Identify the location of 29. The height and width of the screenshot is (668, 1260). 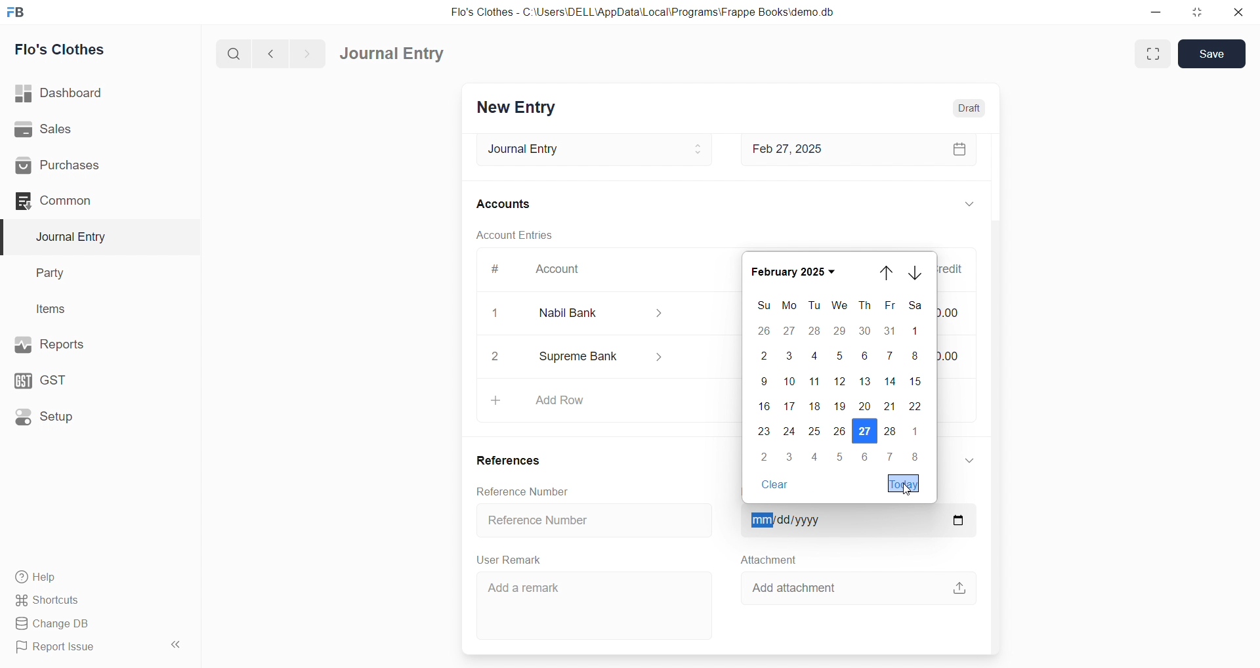
(839, 331).